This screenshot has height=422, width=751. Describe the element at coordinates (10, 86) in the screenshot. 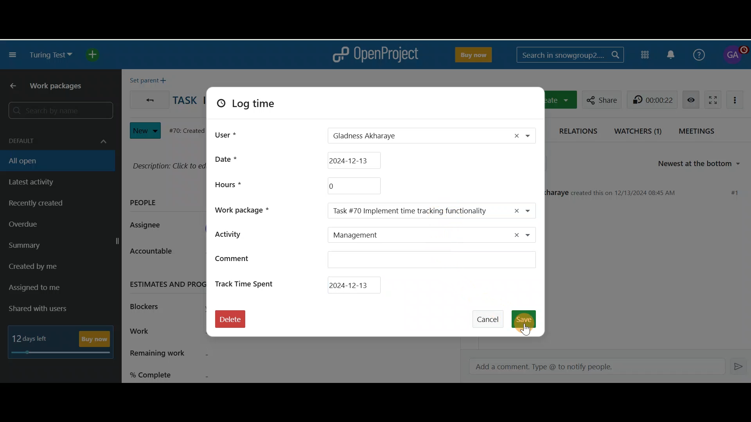

I see `Back` at that location.